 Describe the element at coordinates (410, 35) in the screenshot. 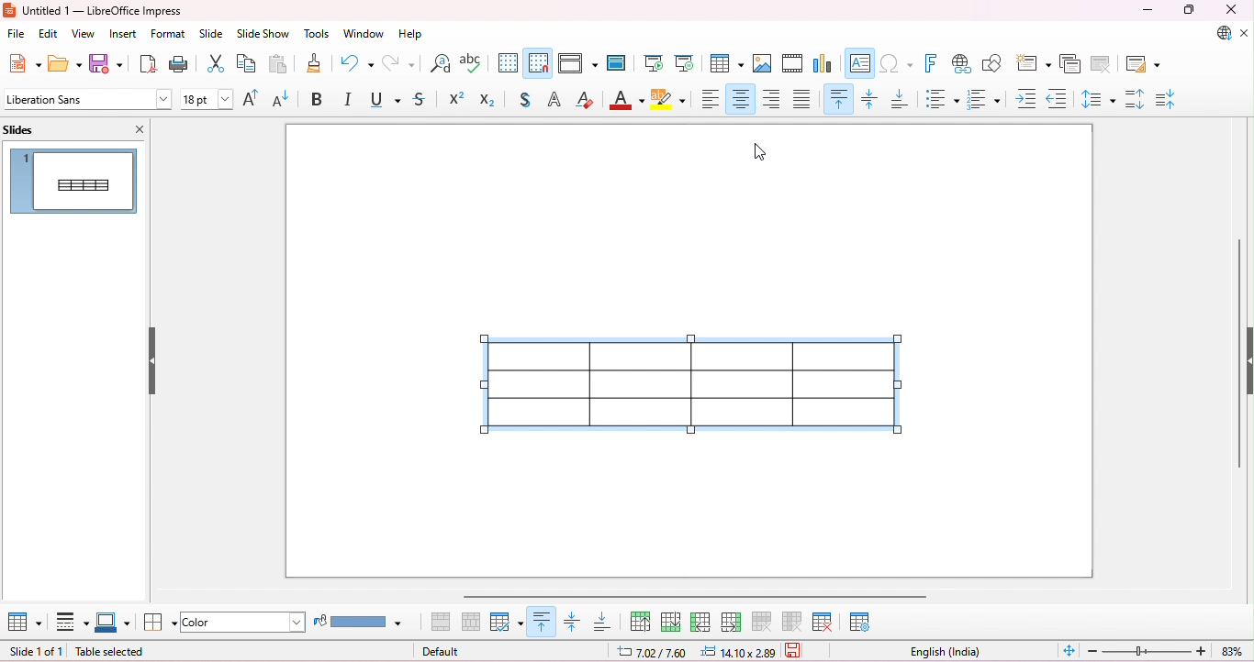

I see `help` at that location.